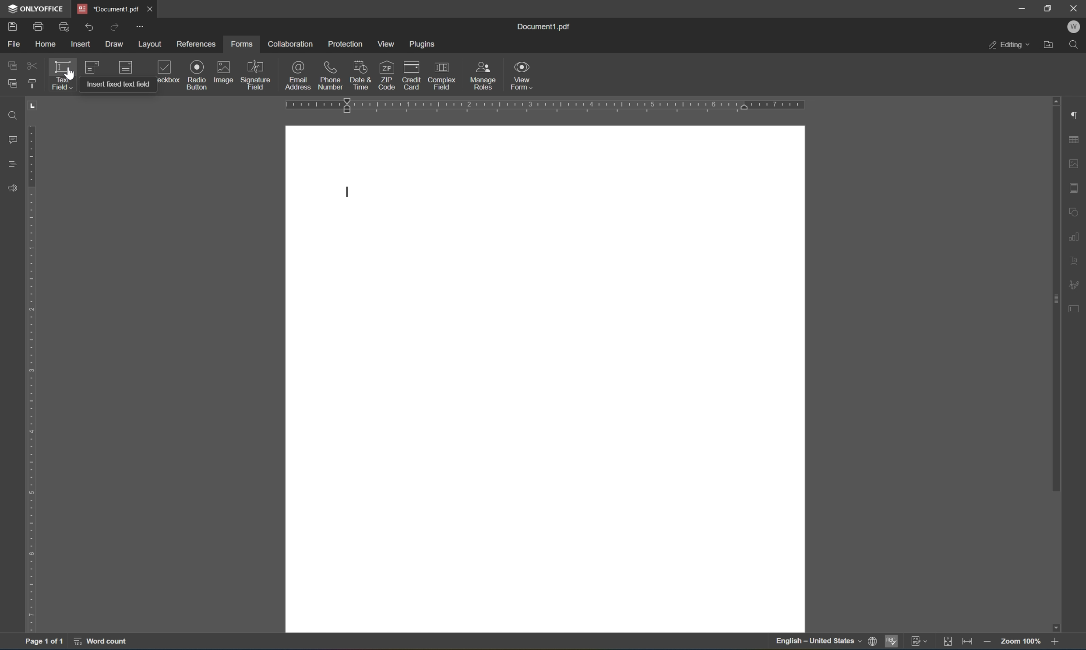  What do you see at coordinates (1055, 642) in the screenshot?
I see `zoom in` at bounding box center [1055, 642].